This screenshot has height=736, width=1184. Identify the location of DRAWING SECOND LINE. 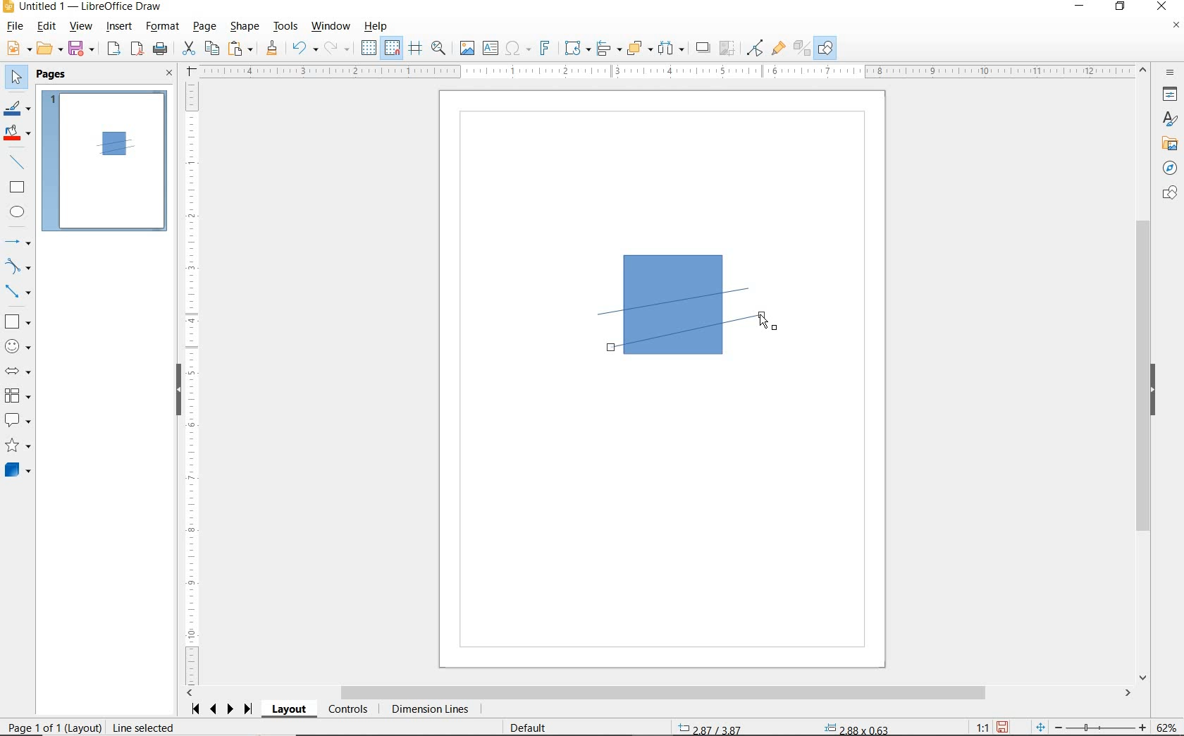
(689, 330).